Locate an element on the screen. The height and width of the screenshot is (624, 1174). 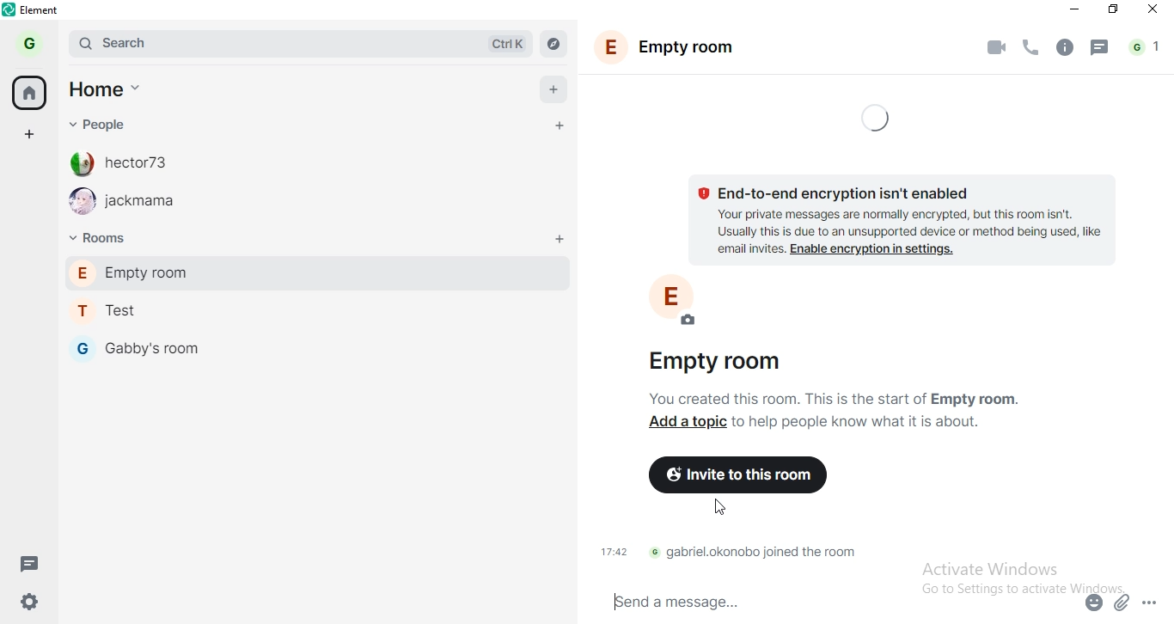
add is located at coordinates (553, 89).